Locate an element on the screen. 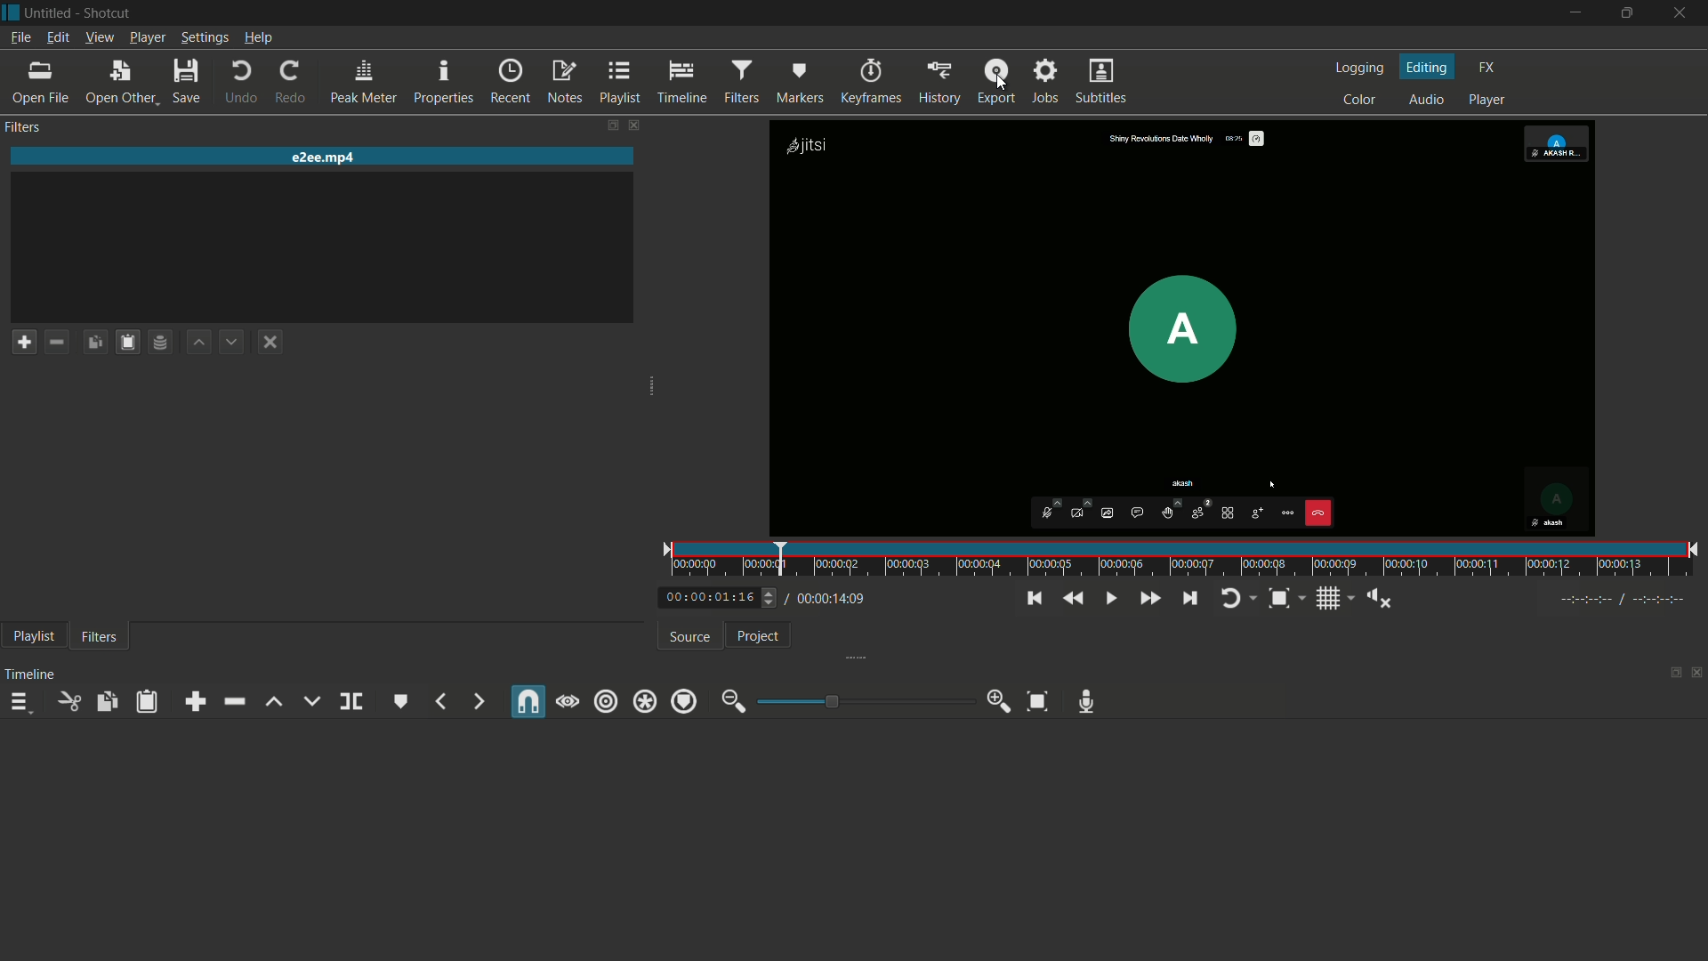  show volume control is located at coordinates (1379, 598).